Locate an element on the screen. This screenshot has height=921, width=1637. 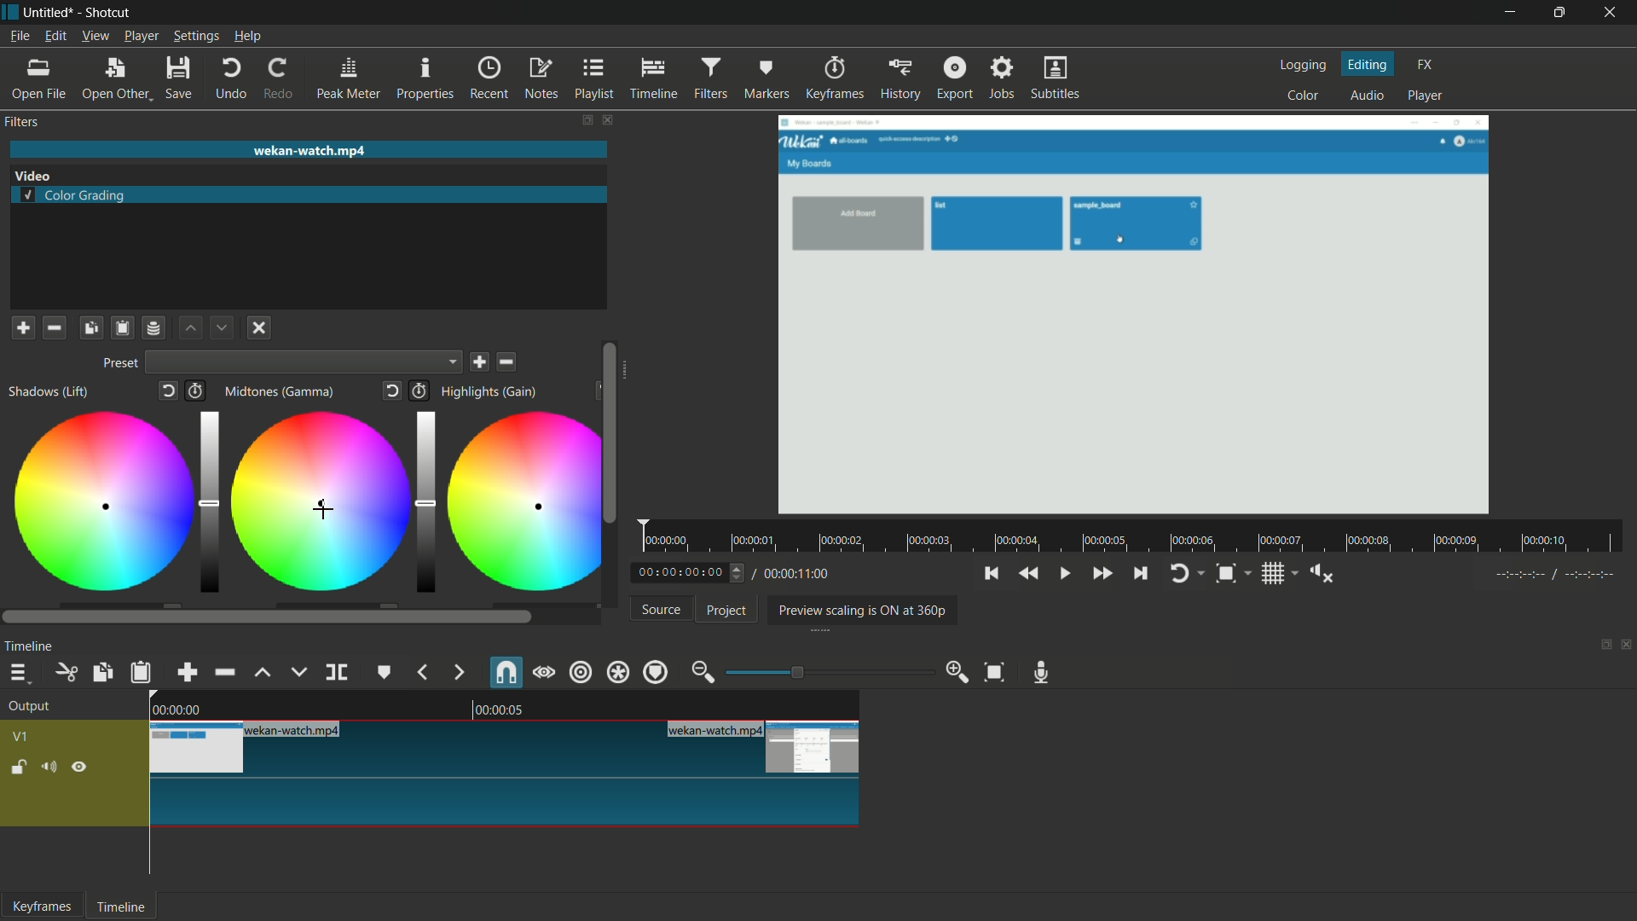
project is located at coordinates (724, 611).